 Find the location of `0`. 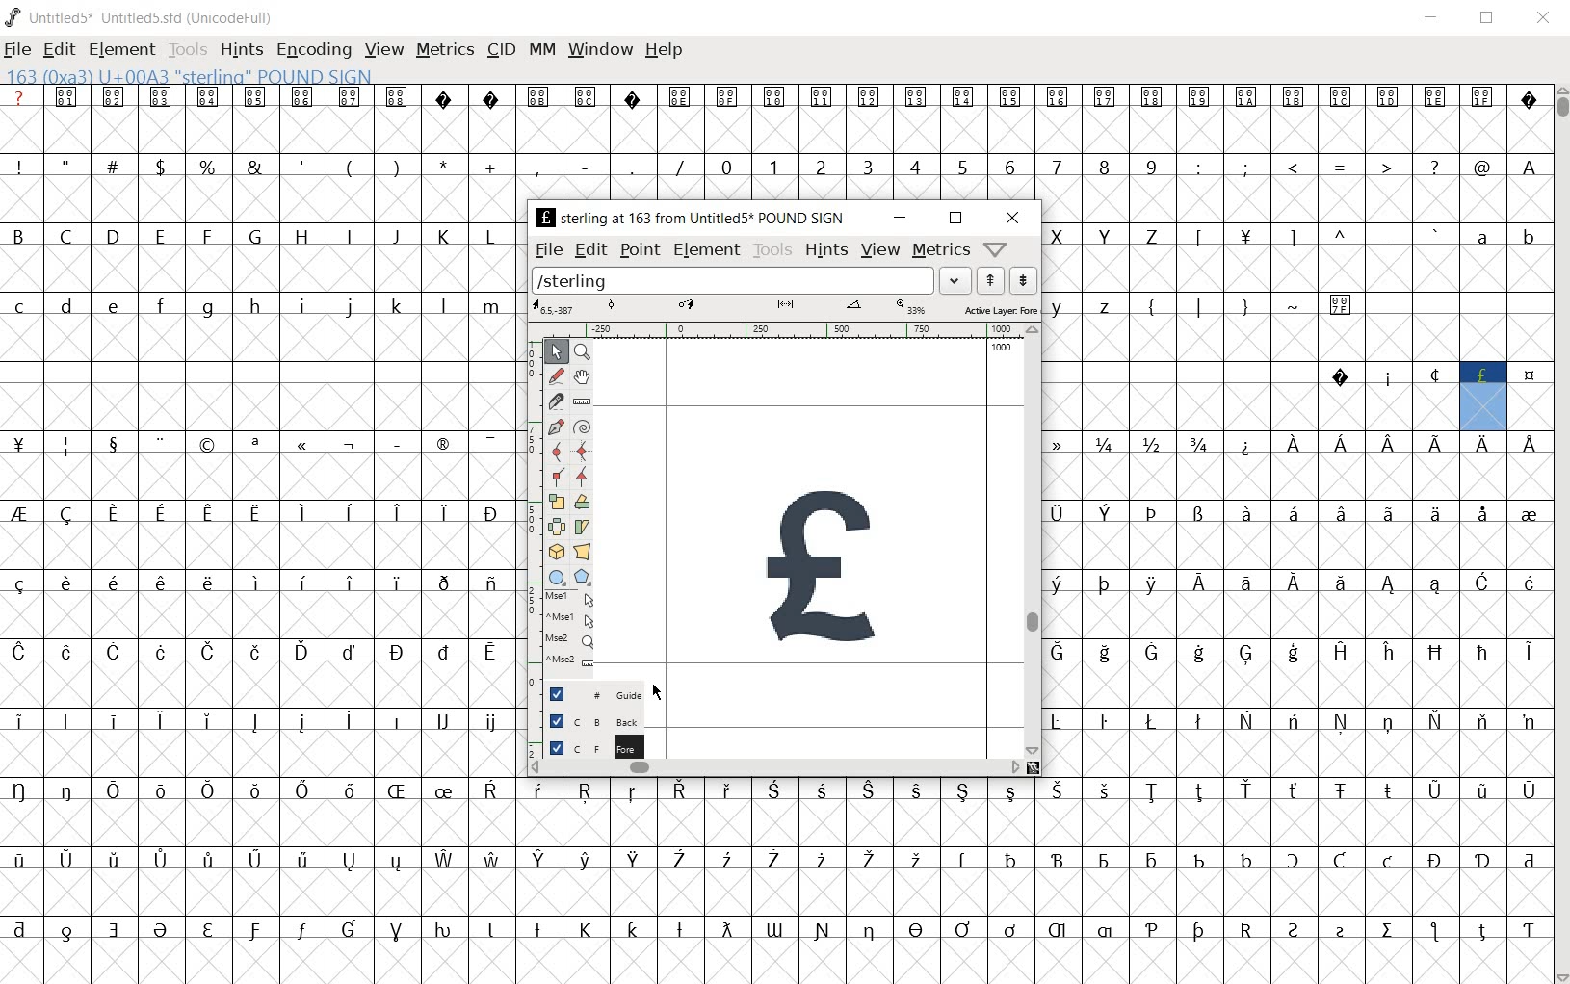

0 is located at coordinates (724, 166).